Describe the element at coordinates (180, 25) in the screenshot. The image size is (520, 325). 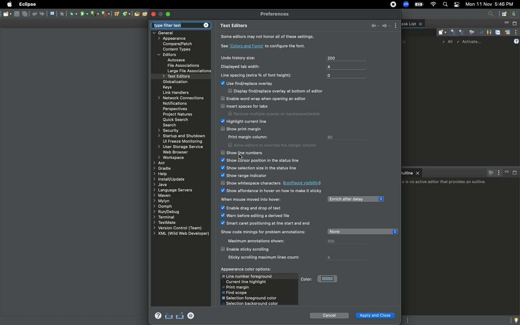
I see `Type filter text` at that location.